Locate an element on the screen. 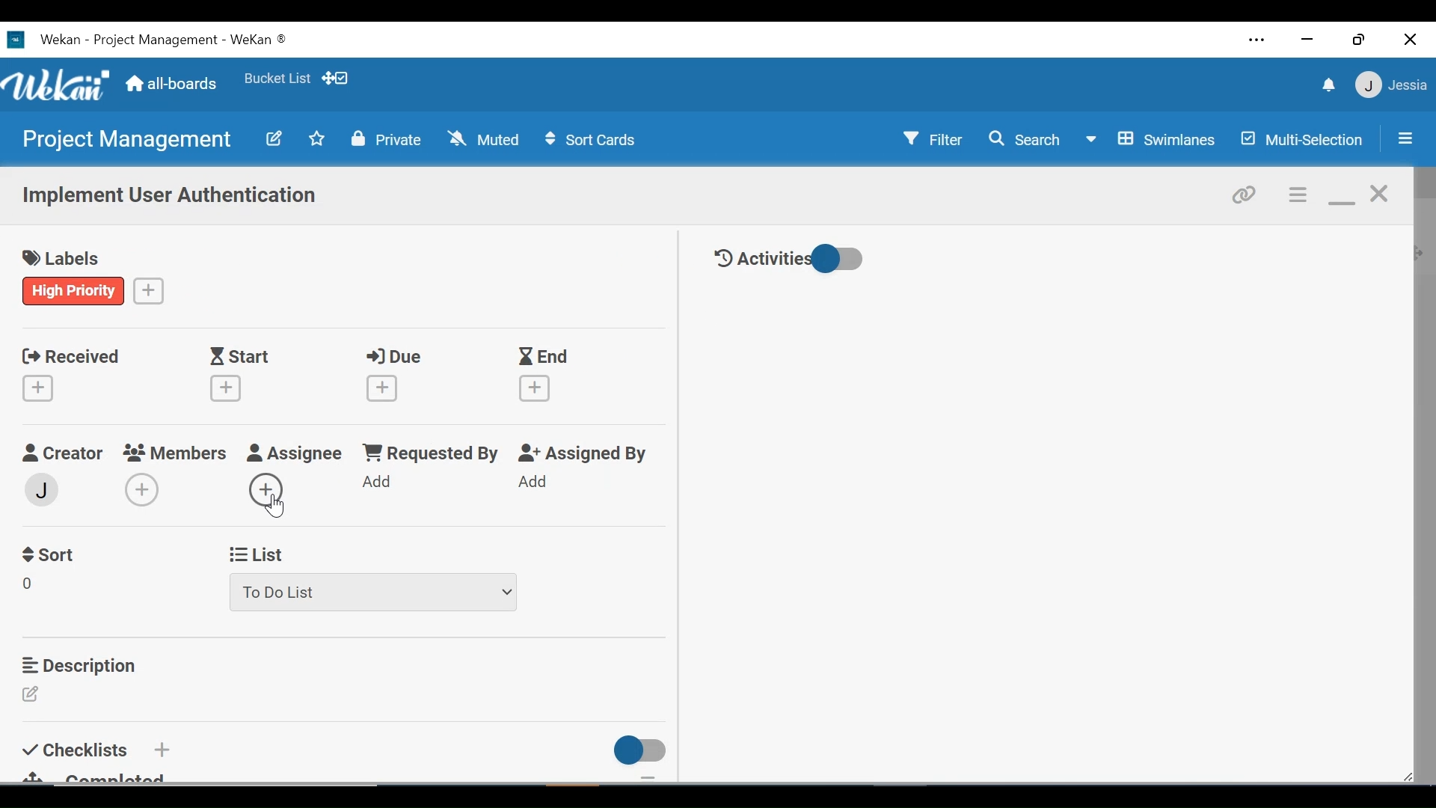 This screenshot has height=808, width=1436. close is located at coordinates (1381, 195).